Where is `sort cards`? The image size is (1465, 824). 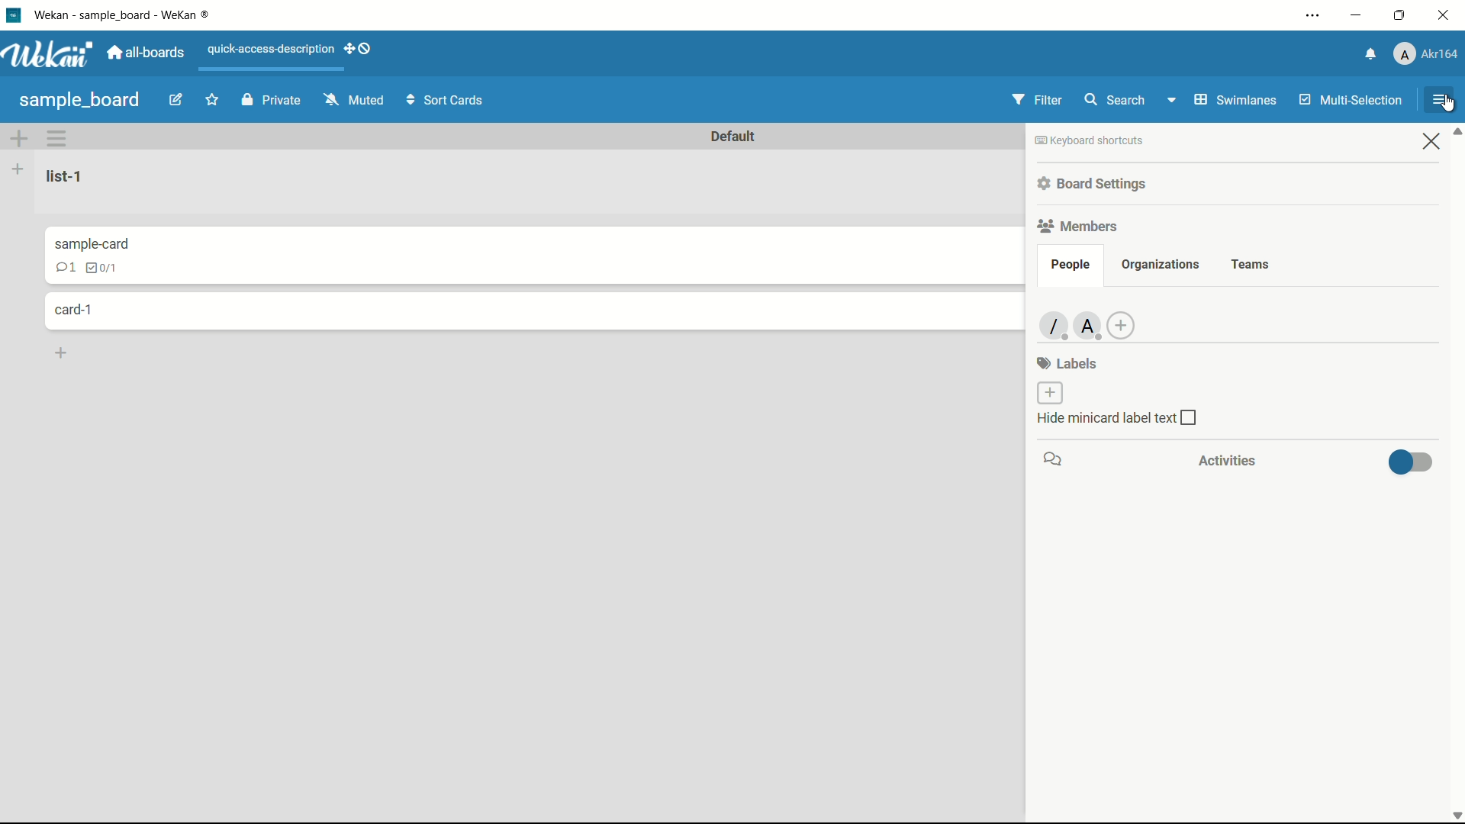
sort cards is located at coordinates (451, 101).